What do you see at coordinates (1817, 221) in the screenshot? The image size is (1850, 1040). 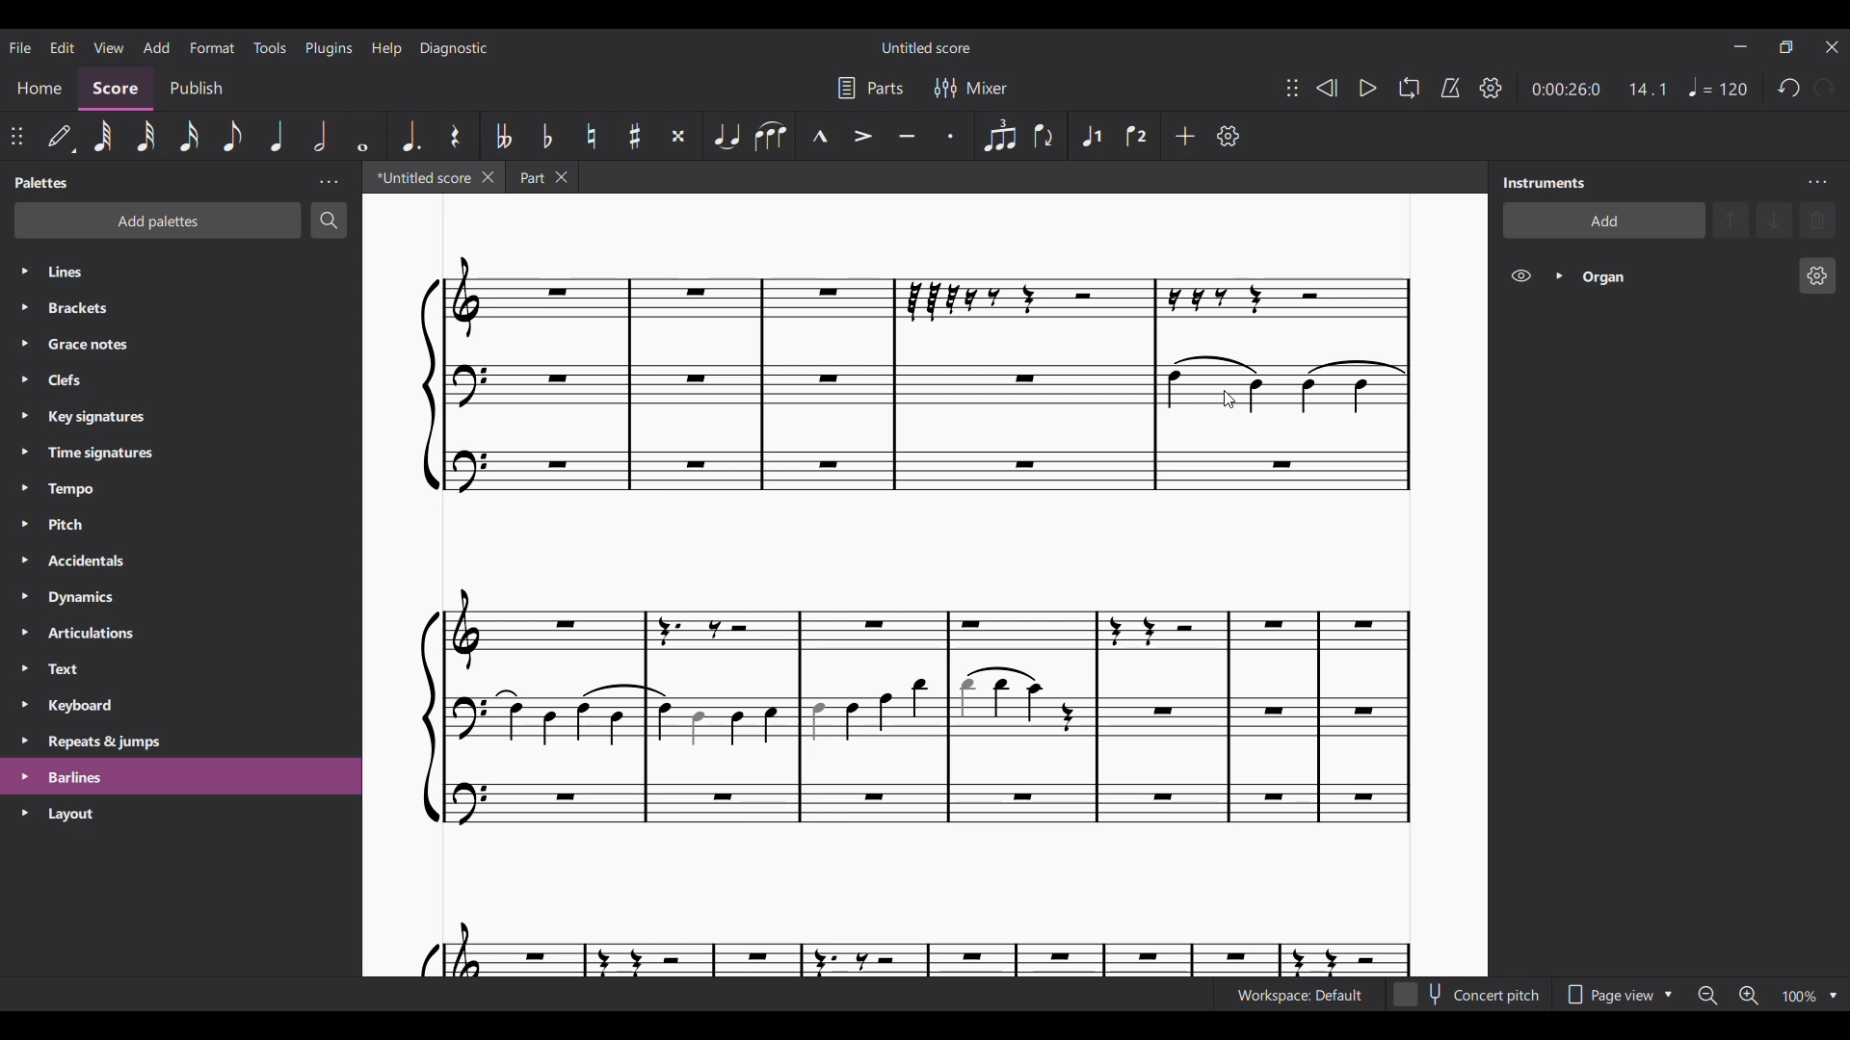 I see `Delete` at bounding box center [1817, 221].